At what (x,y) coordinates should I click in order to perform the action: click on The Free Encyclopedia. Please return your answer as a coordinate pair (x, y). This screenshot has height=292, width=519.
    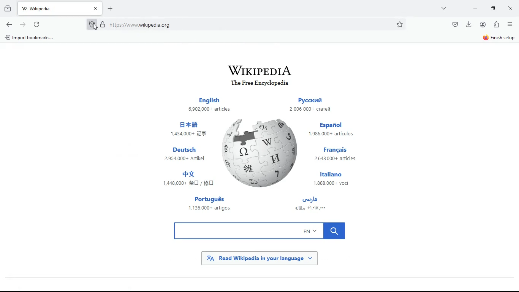
    Looking at the image, I should click on (260, 84).